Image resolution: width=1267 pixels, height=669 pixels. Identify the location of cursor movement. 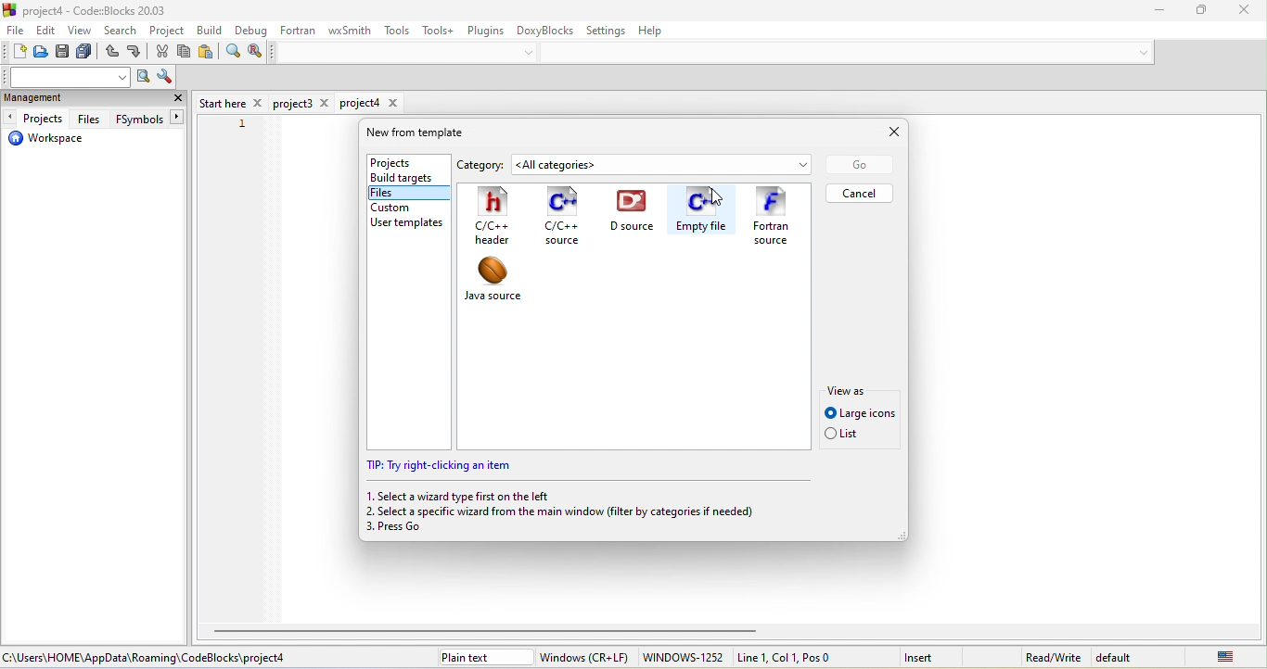
(717, 200).